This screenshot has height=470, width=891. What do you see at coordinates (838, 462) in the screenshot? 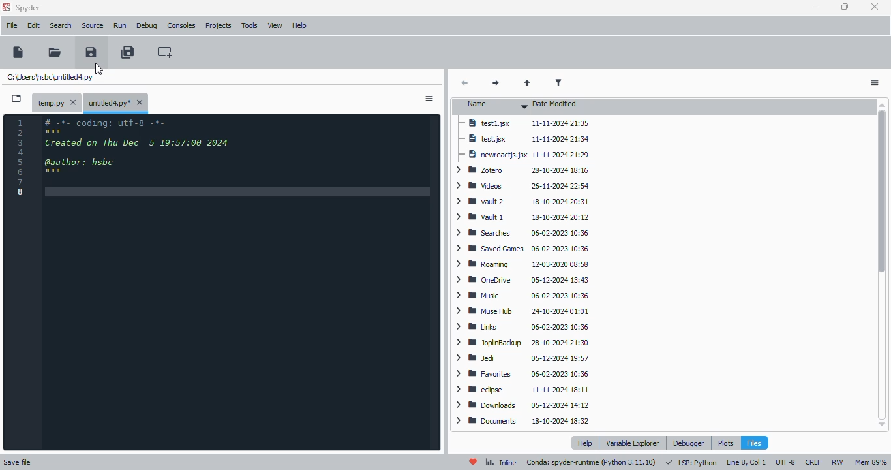
I see `RW` at bounding box center [838, 462].